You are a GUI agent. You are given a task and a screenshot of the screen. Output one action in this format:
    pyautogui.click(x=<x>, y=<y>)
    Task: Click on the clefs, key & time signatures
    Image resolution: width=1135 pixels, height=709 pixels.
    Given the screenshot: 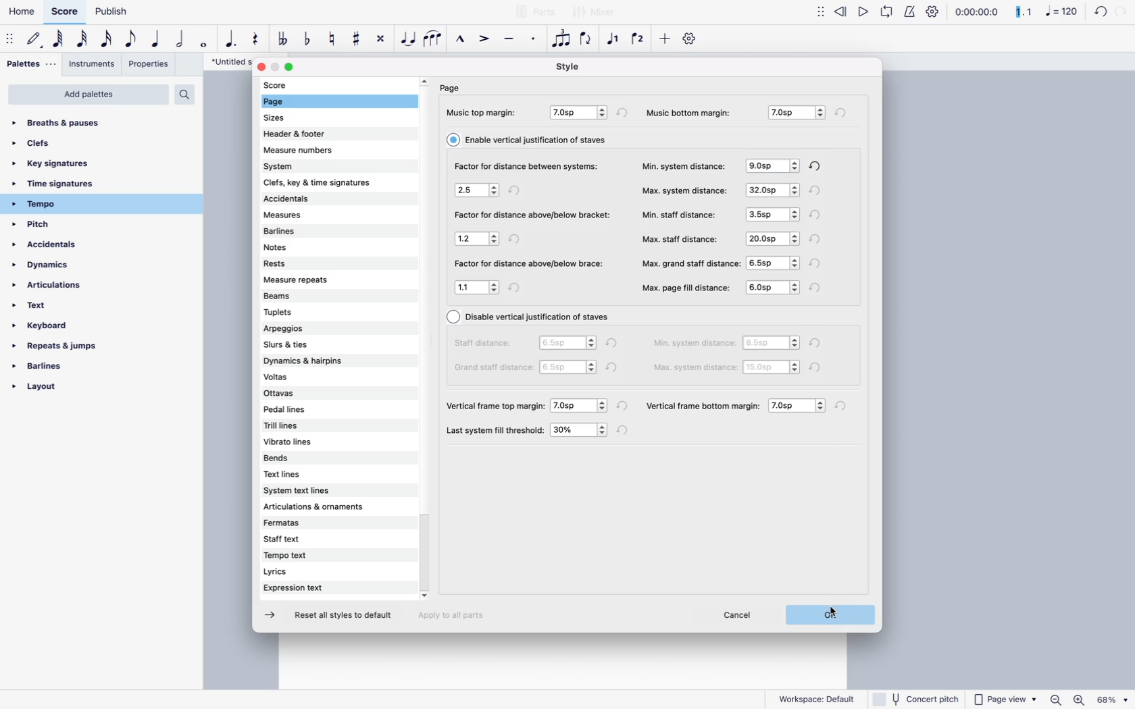 What is the action you would take?
    pyautogui.click(x=333, y=182)
    